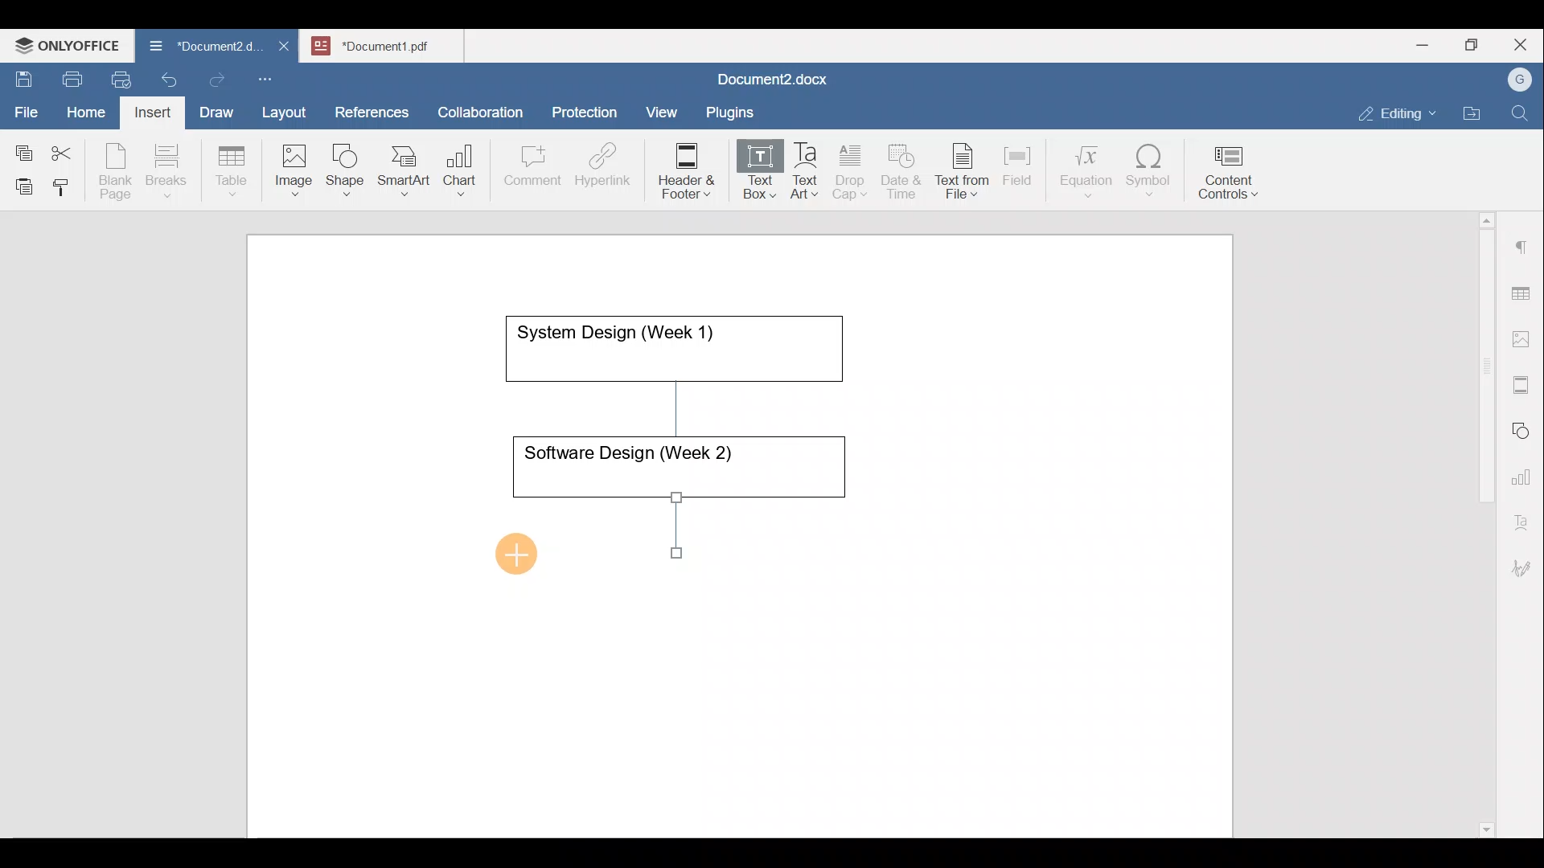  What do you see at coordinates (1523, 516) in the screenshot?
I see `Text Art settings` at bounding box center [1523, 516].